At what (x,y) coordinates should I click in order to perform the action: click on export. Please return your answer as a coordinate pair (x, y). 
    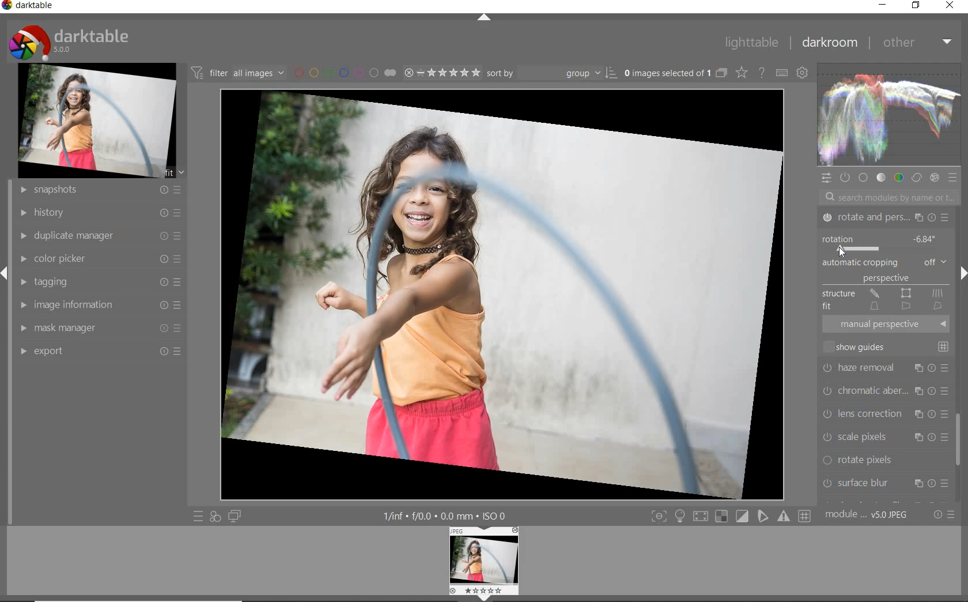
    Looking at the image, I should click on (101, 350).